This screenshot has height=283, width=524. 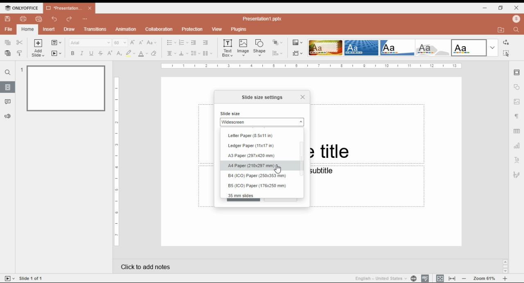 What do you see at coordinates (118, 53) in the screenshot?
I see `subscript` at bounding box center [118, 53].